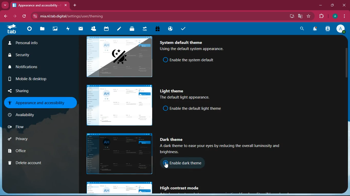 The image size is (350, 196). I want to click on files, so click(43, 30).